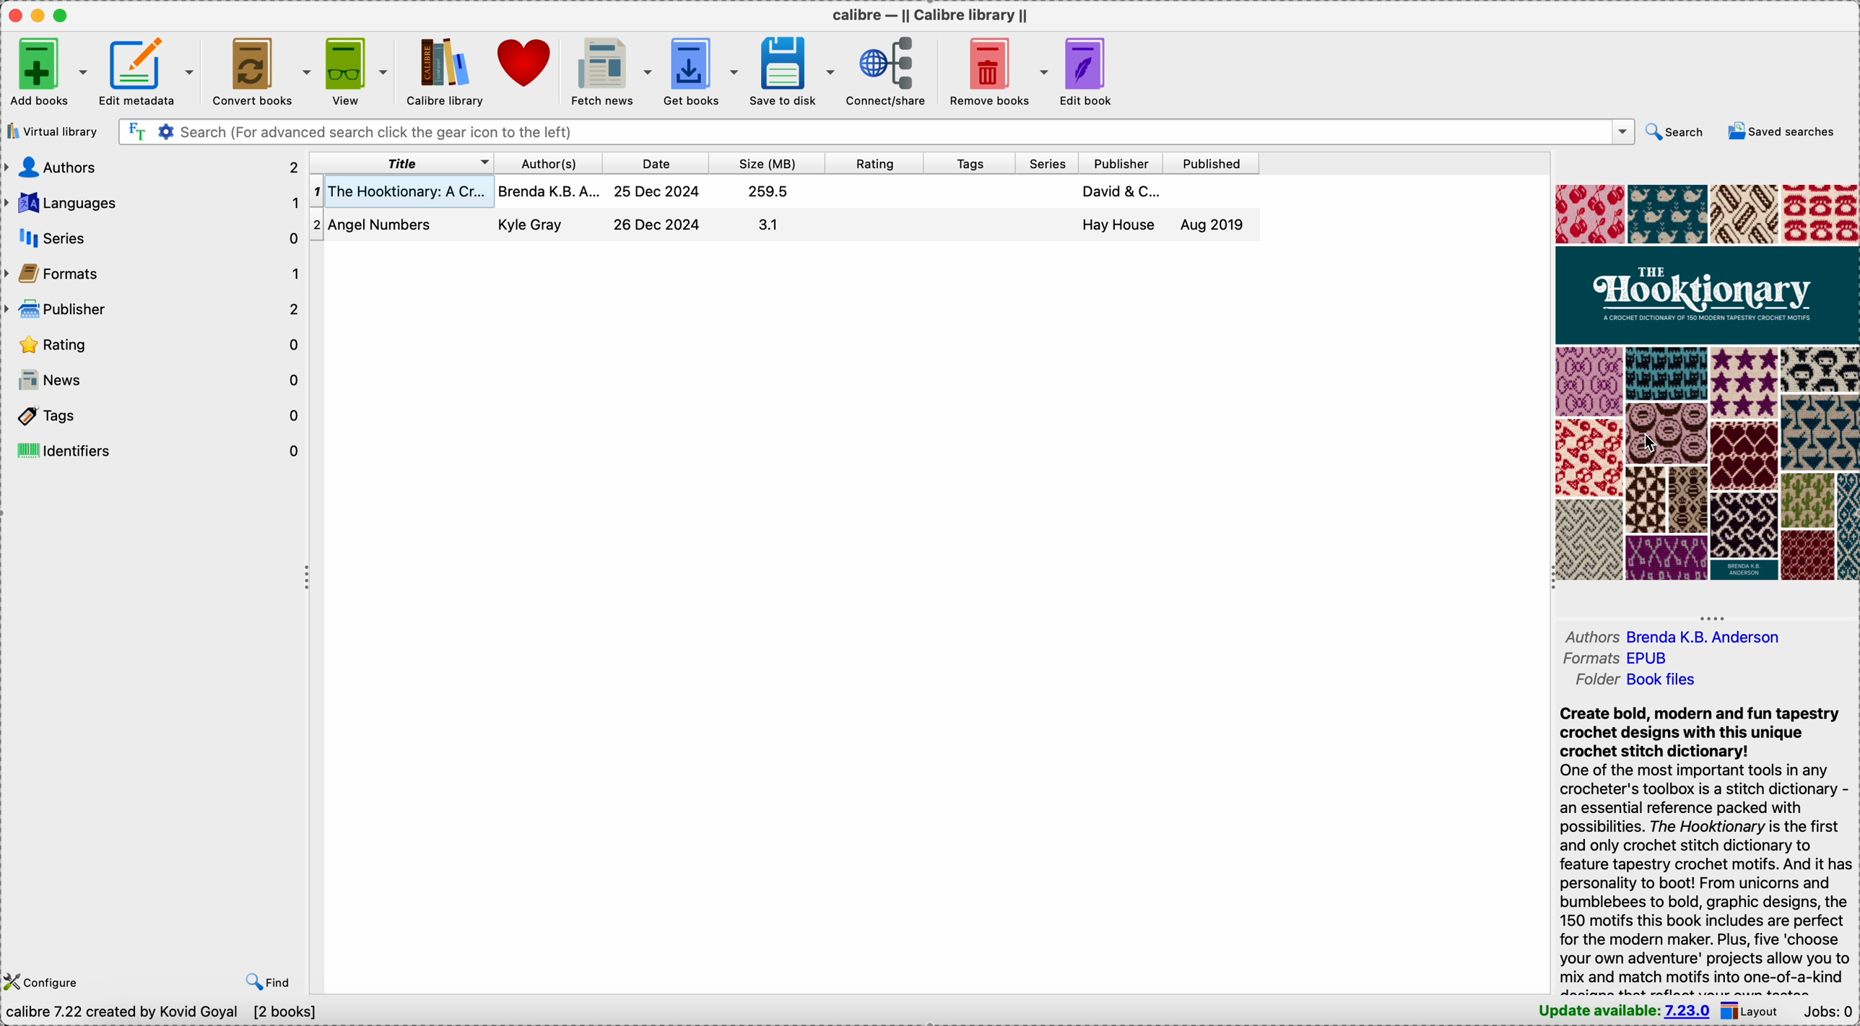  I want to click on series, so click(1044, 163).